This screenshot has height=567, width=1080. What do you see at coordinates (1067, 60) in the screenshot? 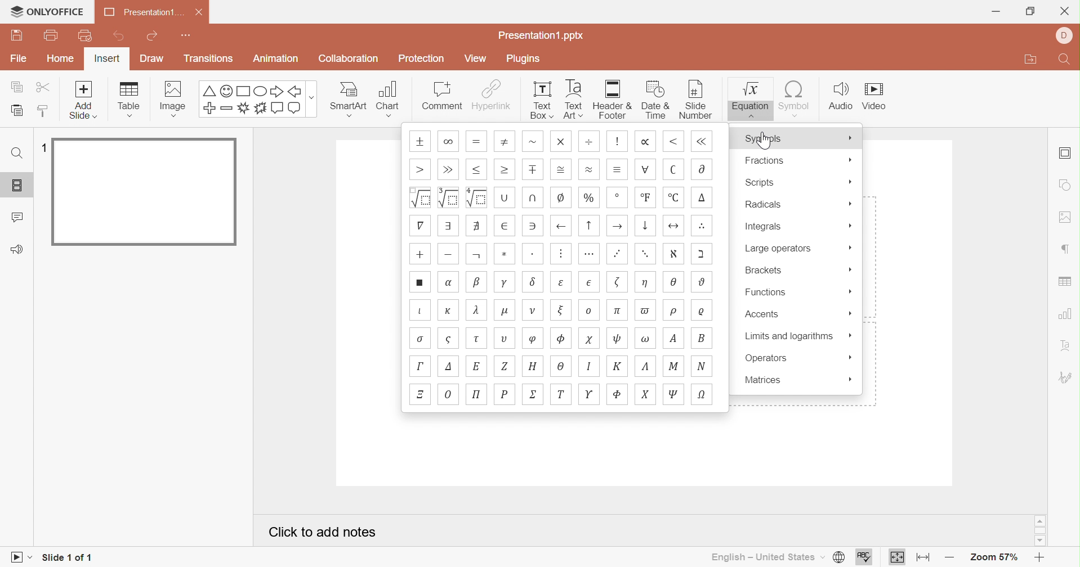
I see `Find` at bounding box center [1067, 60].